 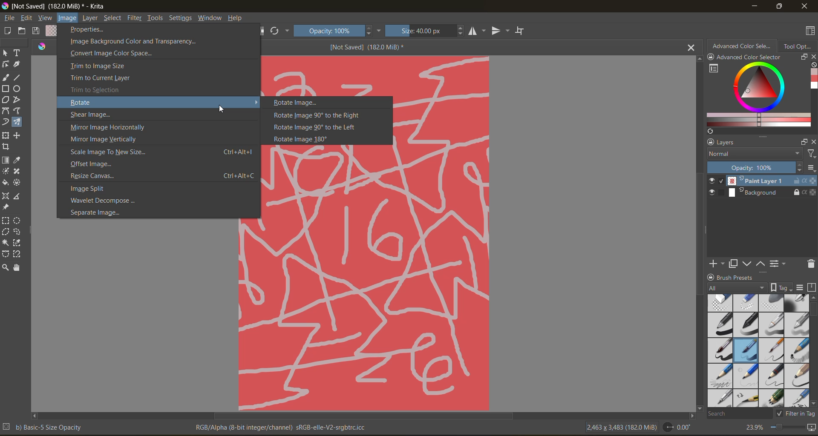 I want to click on clear all color history, so click(x=813, y=66).